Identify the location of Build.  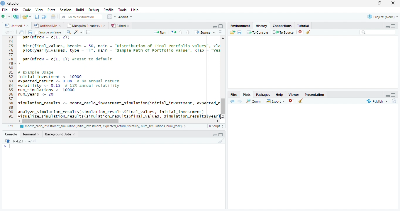
(80, 10).